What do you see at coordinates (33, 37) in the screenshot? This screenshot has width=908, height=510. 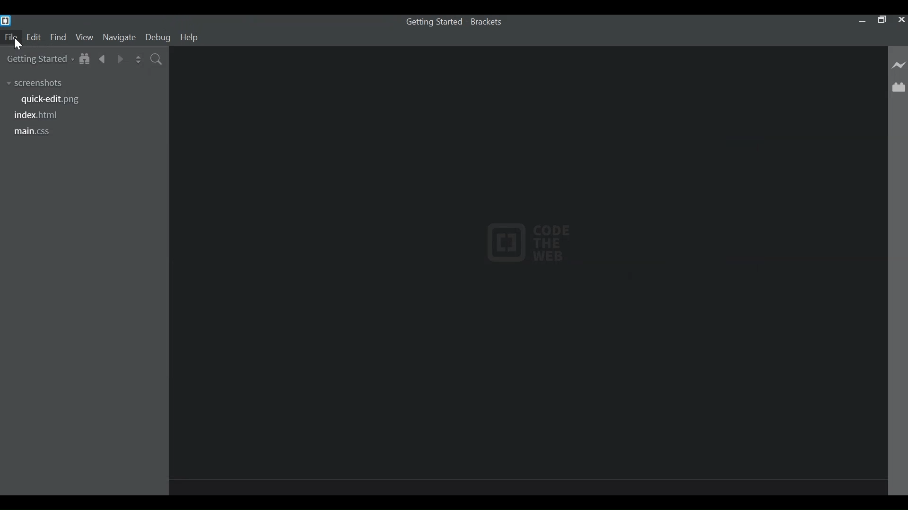 I see `Edit` at bounding box center [33, 37].